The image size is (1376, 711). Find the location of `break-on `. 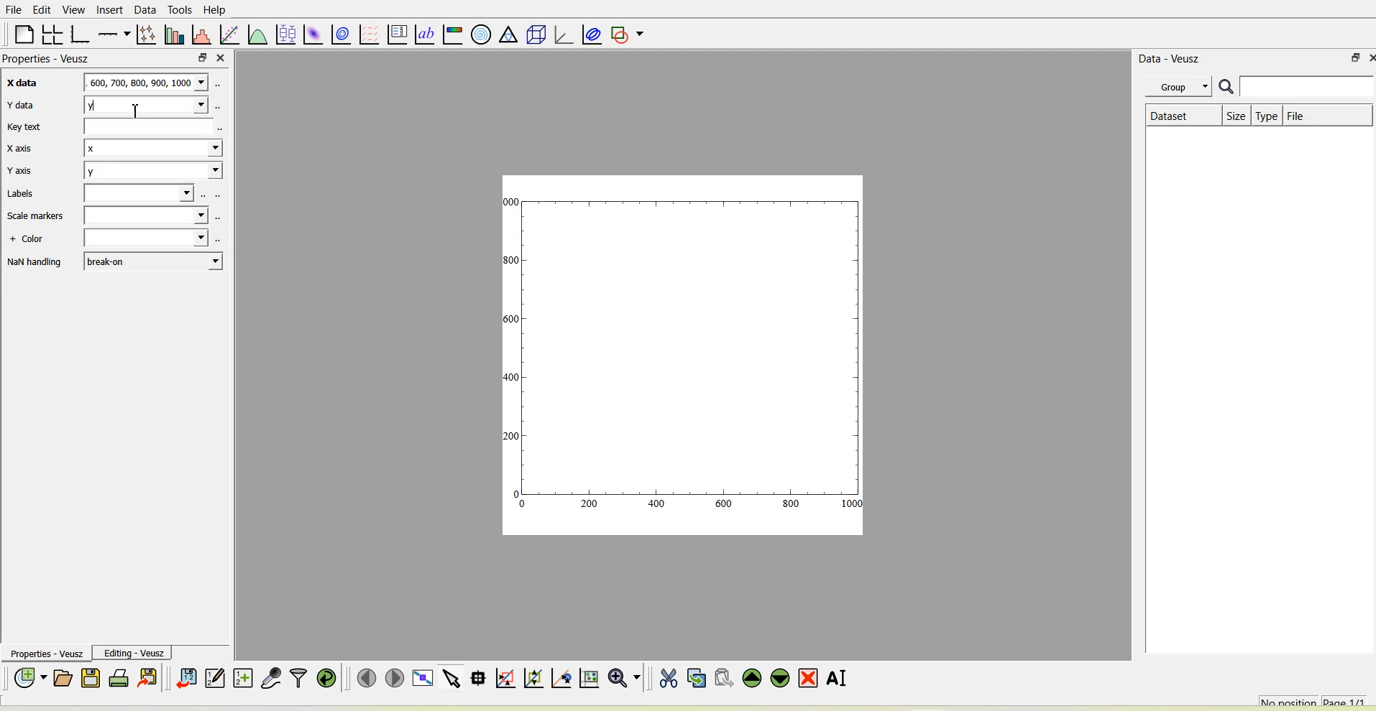

break-on  is located at coordinates (152, 261).